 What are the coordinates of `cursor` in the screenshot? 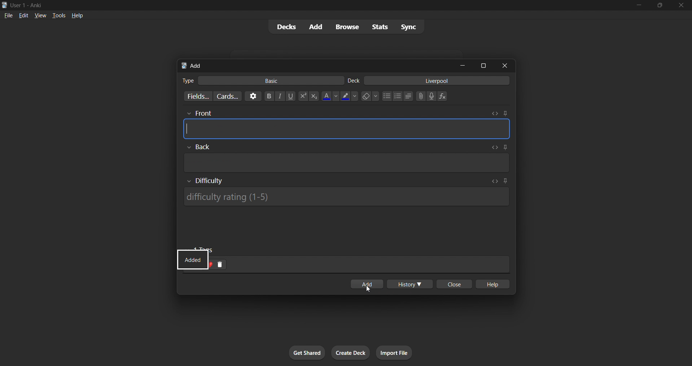 It's located at (369, 290).